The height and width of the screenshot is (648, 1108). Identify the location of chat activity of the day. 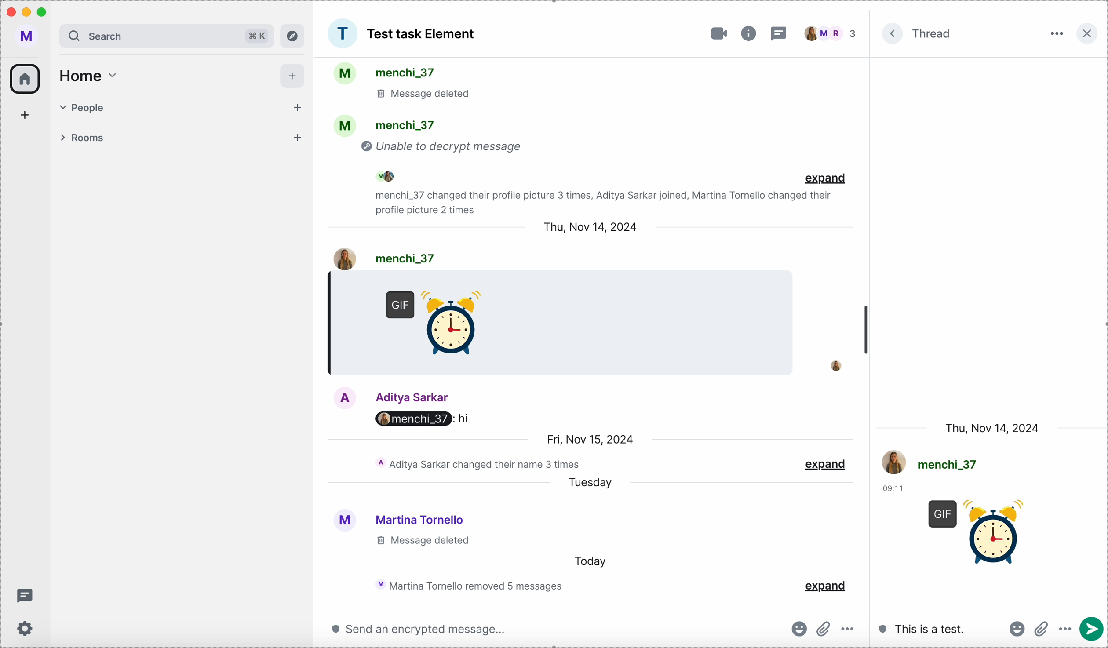
(477, 463).